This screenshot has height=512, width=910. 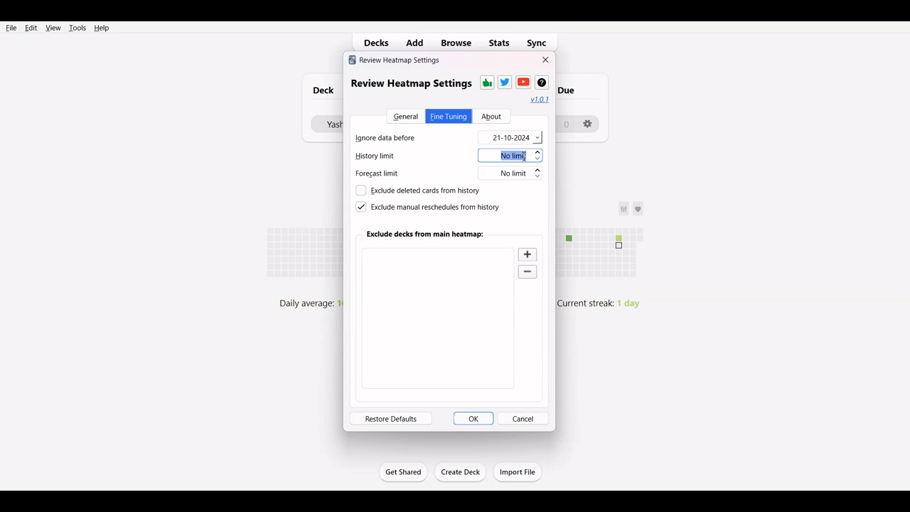 What do you see at coordinates (604, 303) in the screenshot?
I see `Current streak: 1 day` at bounding box center [604, 303].